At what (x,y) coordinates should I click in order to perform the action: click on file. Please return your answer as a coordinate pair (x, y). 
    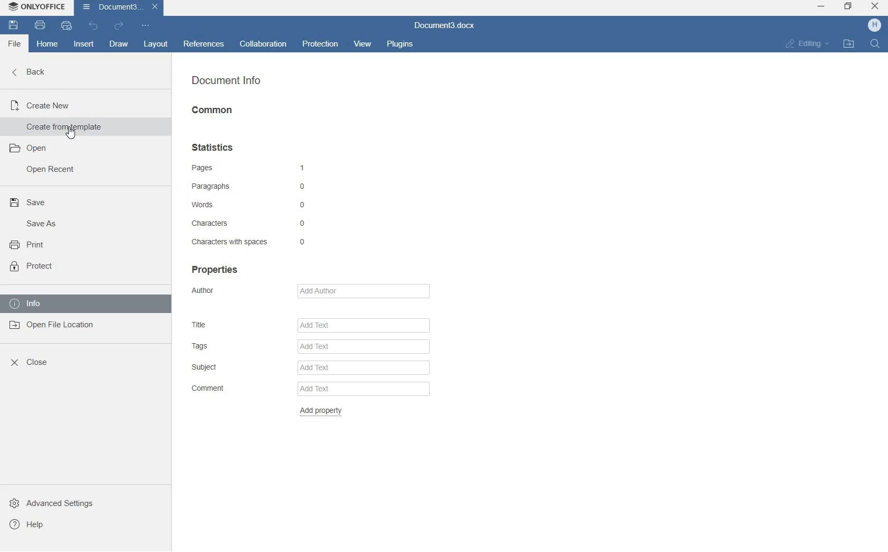
    Looking at the image, I should click on (15, 44).